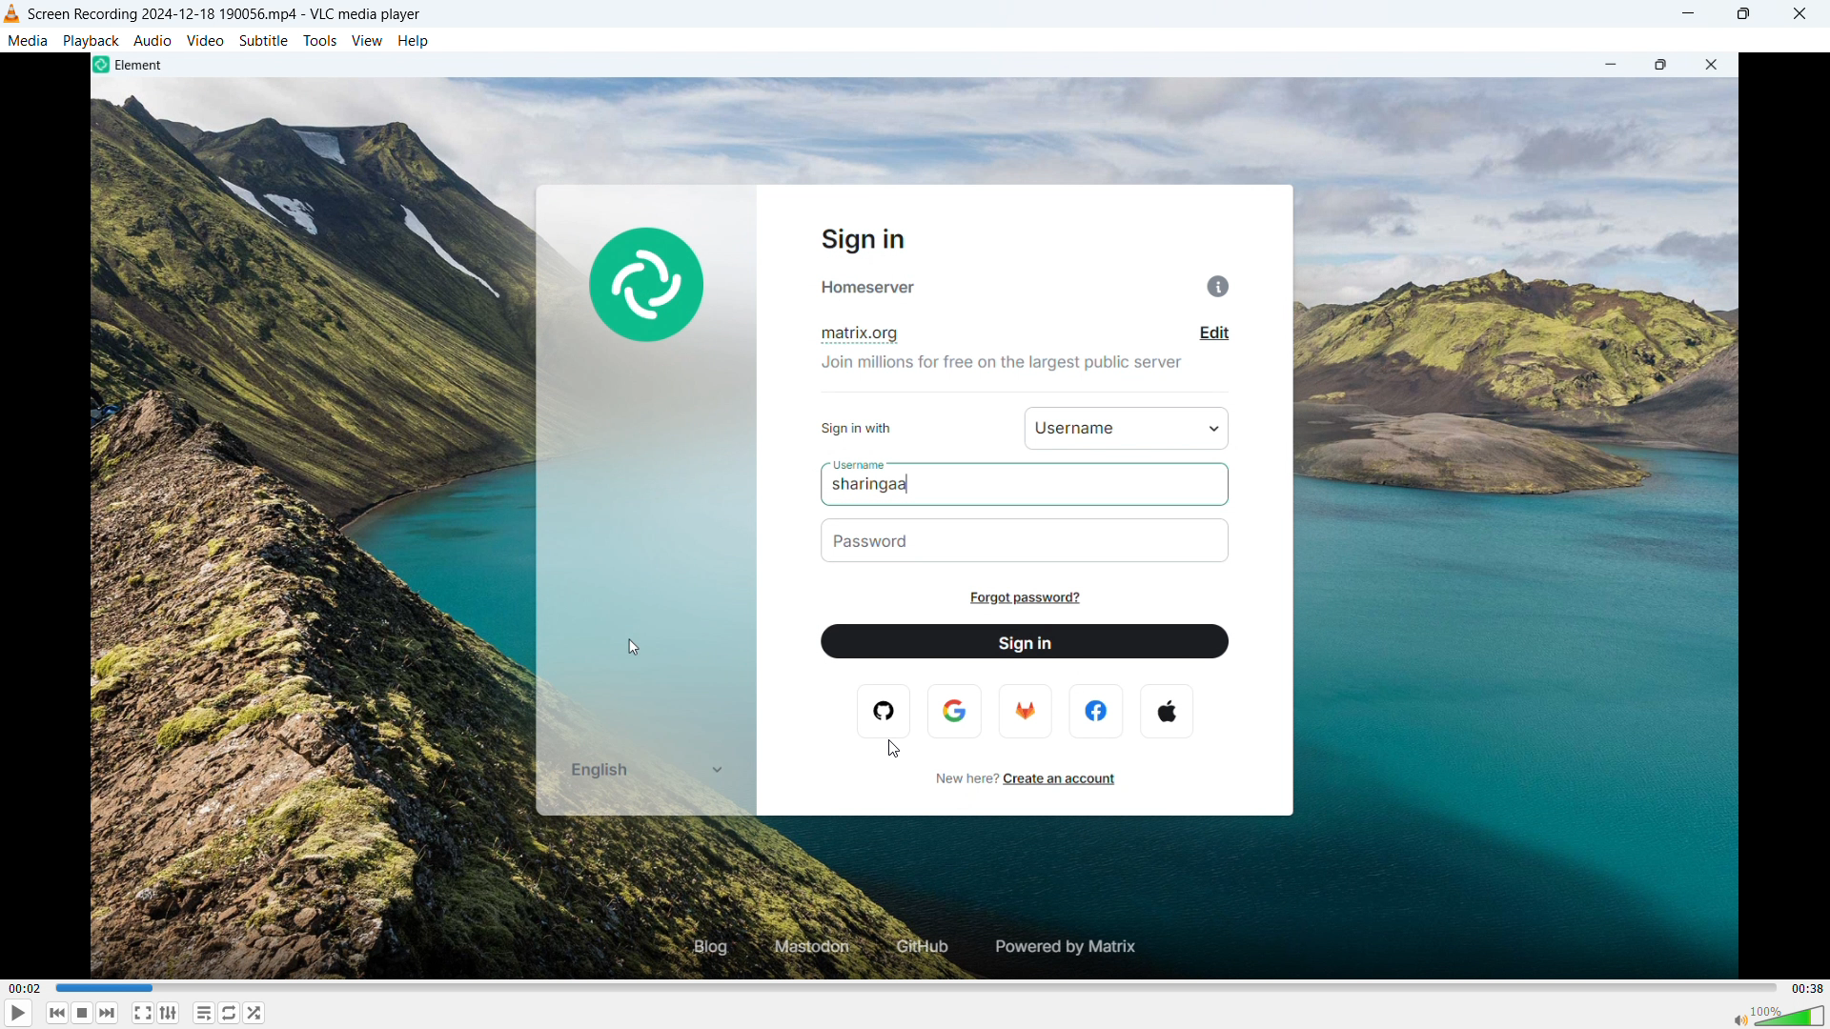 This screenshot has height=1029, width=1830. Describe the element at coordinates (1742, 14) in the screenshot. I see `maximize` at that location.